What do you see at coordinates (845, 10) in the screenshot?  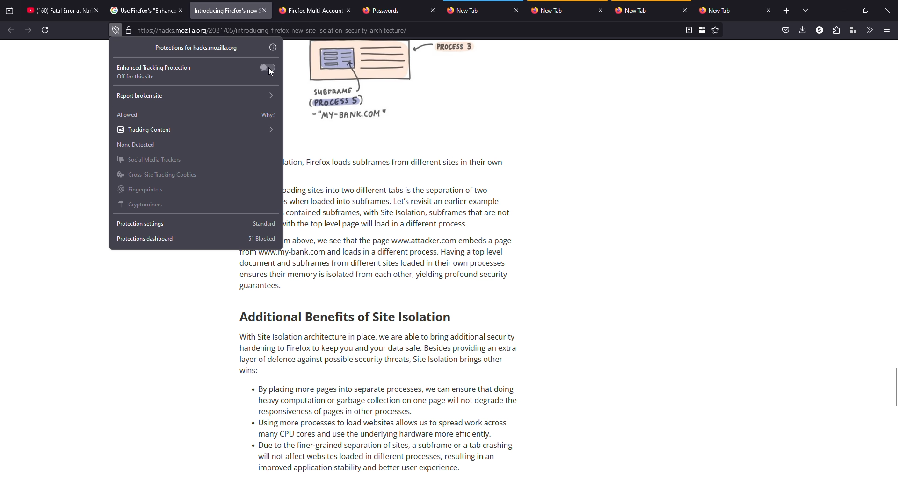 I see `minimize` at bounding box center [845, 10].